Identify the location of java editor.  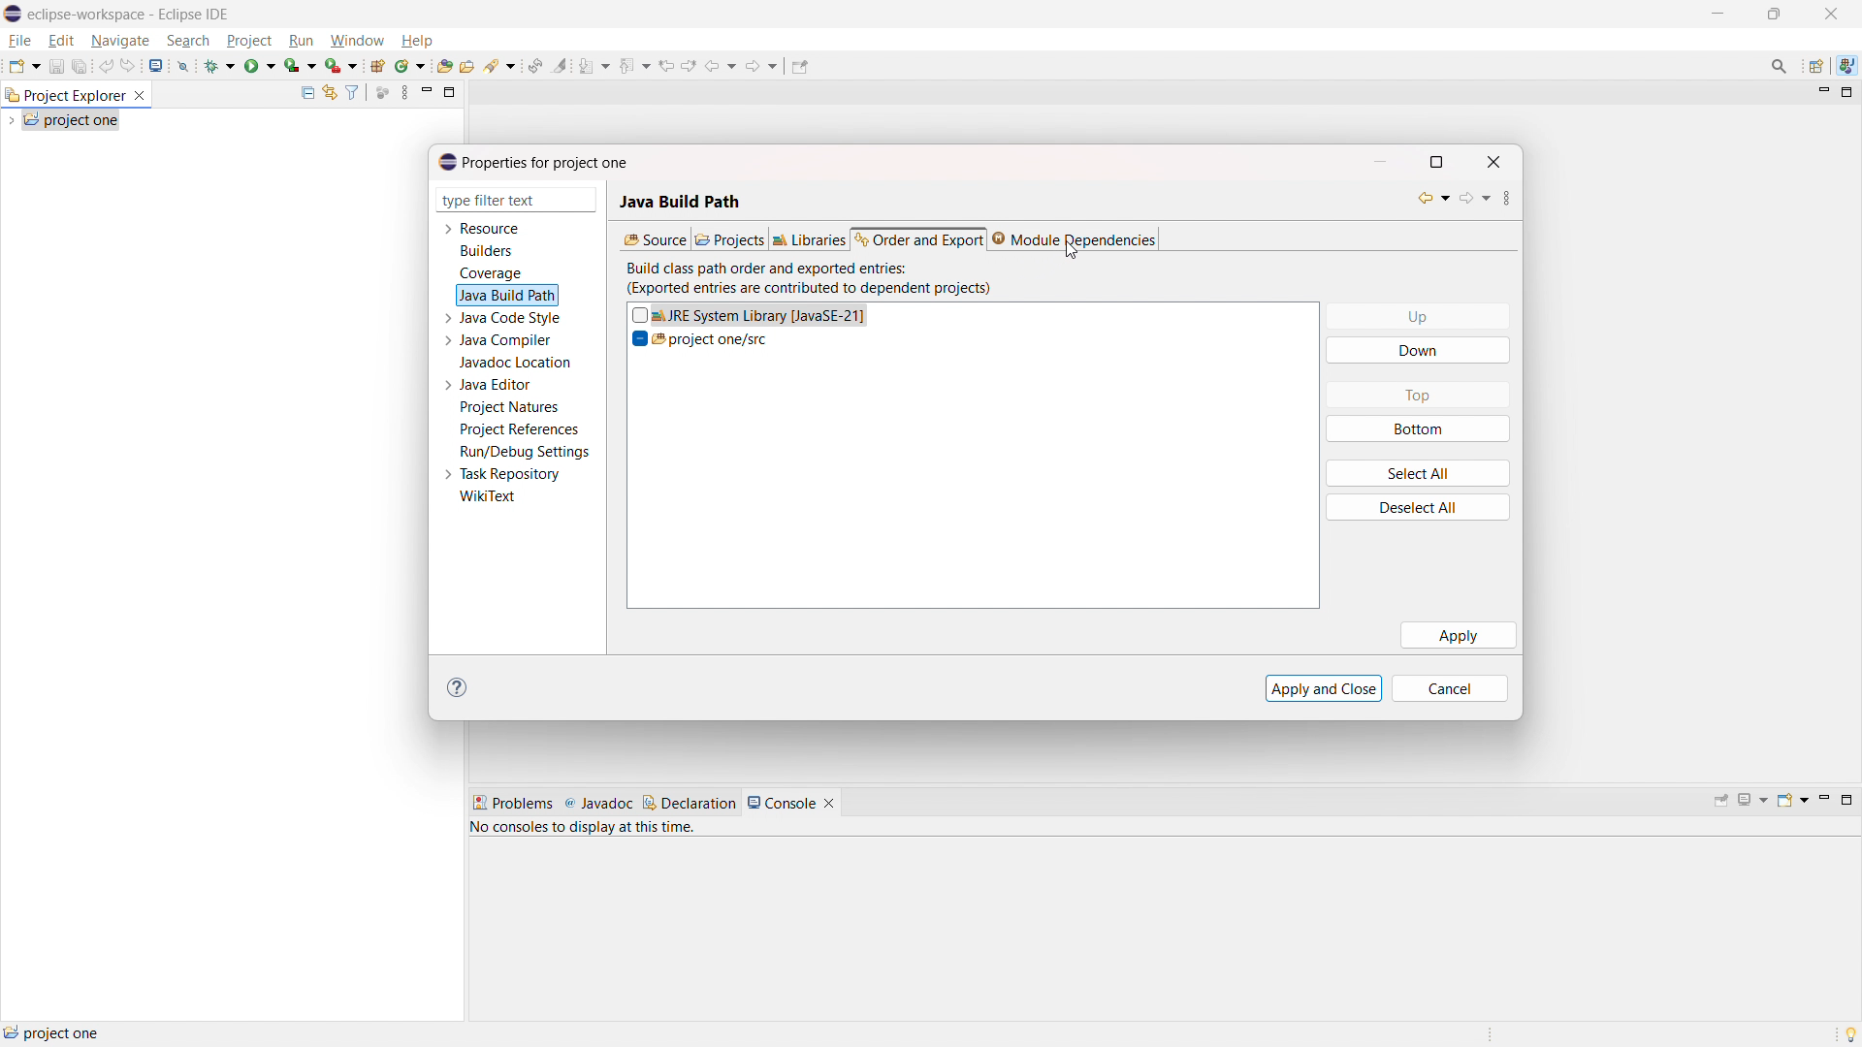
(497, 385).